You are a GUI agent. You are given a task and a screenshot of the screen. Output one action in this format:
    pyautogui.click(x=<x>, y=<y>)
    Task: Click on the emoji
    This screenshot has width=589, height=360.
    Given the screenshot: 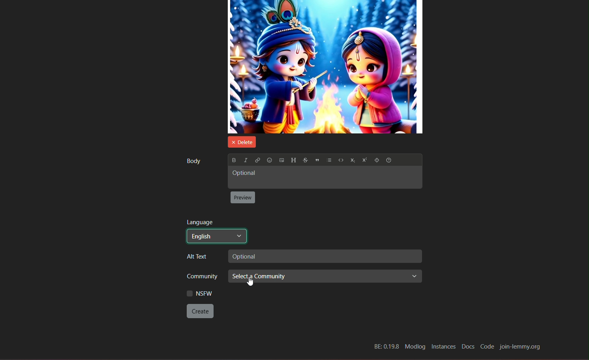 What is the action you would take?
    pyautogui.click(x=269, y=160)
    